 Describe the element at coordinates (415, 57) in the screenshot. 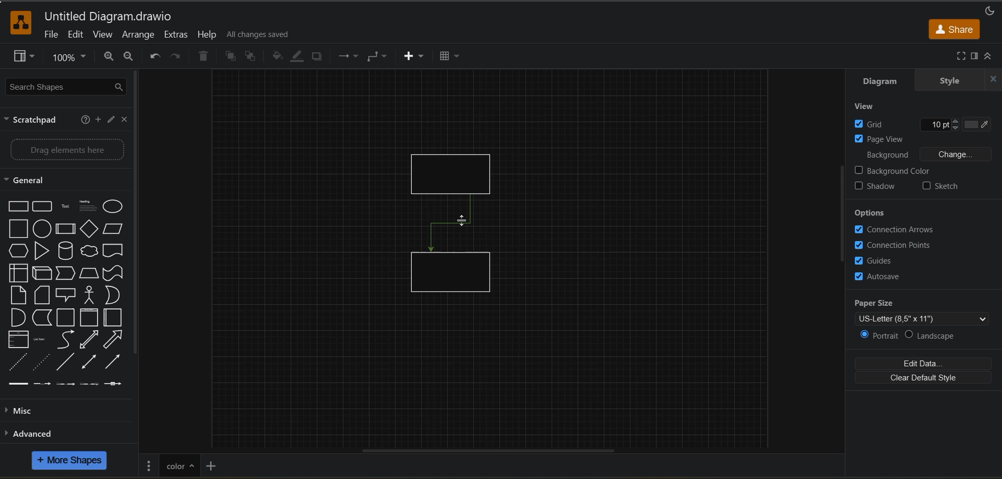

I see `insert` at that location.